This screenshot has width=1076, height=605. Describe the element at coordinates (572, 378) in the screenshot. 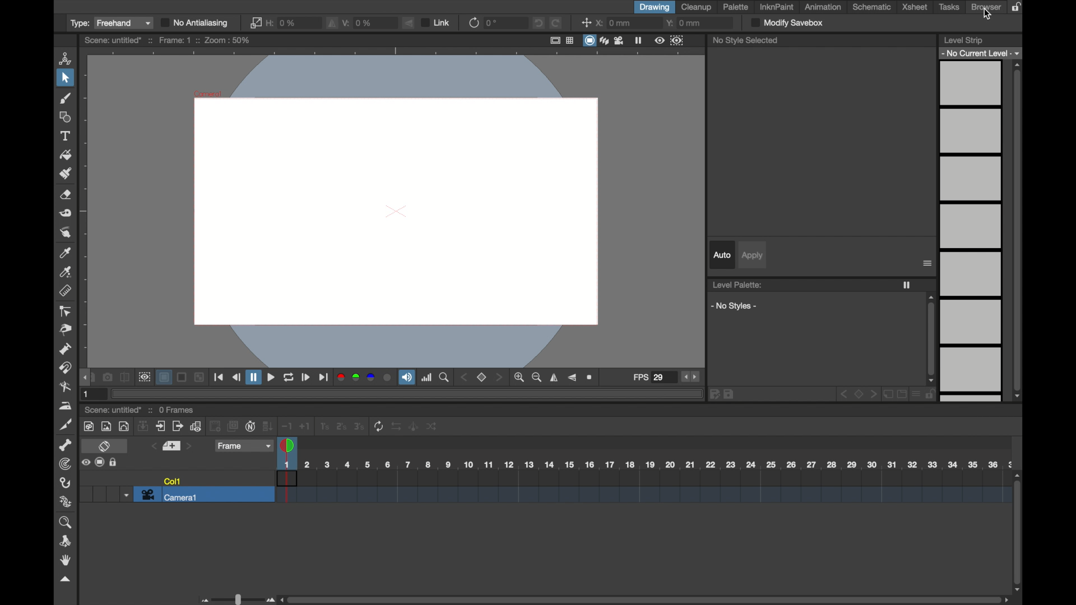

I see `flip vertically` at that location.